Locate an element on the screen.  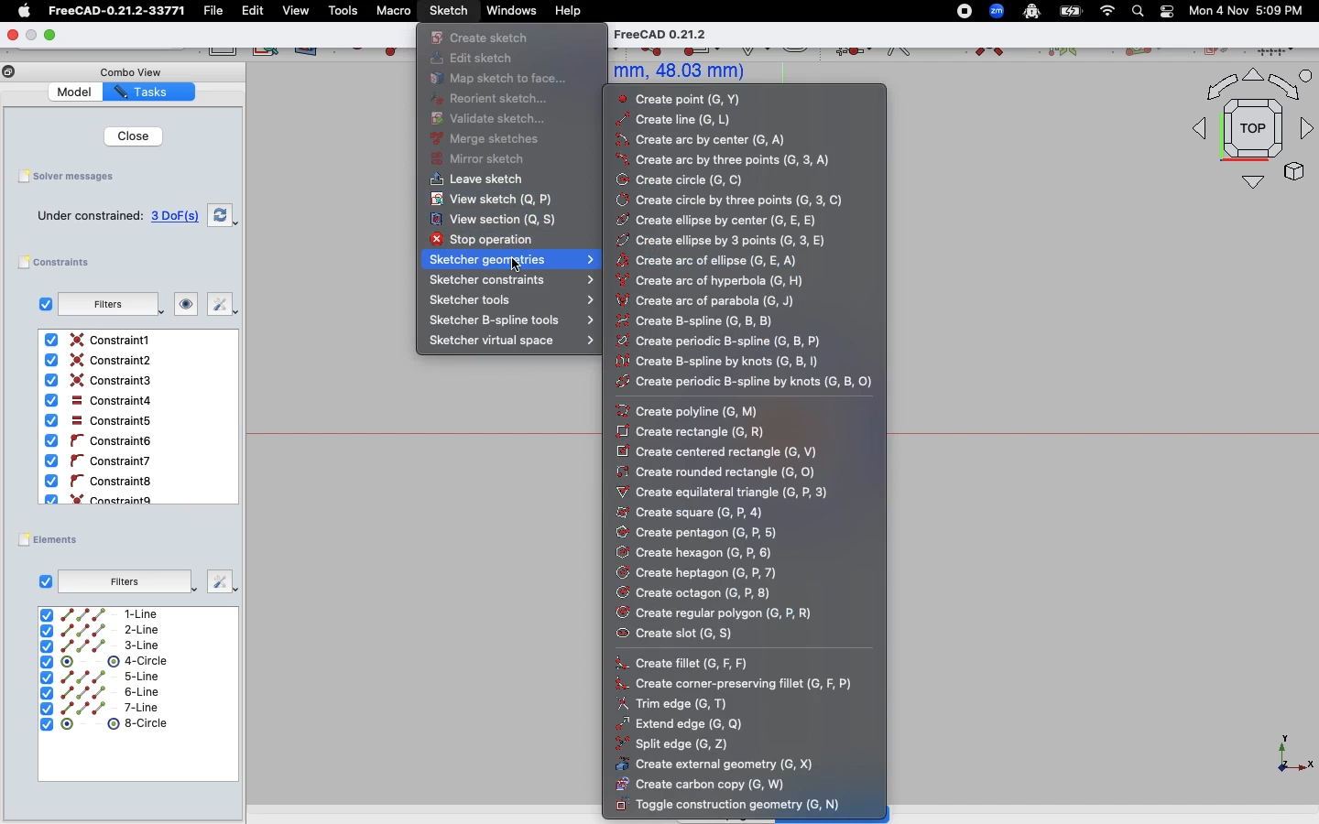
Tasks is located at coordinates (152, 92).